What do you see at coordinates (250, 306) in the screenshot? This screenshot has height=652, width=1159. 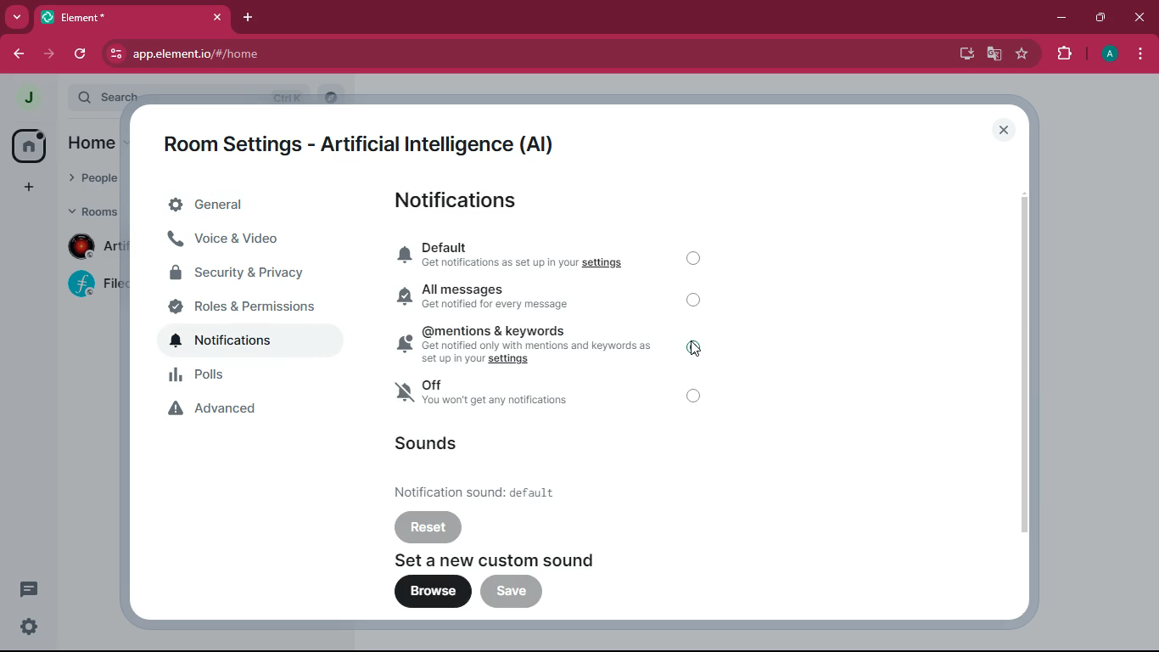 I see `roles and premissions` at bounding box center [250, 306].